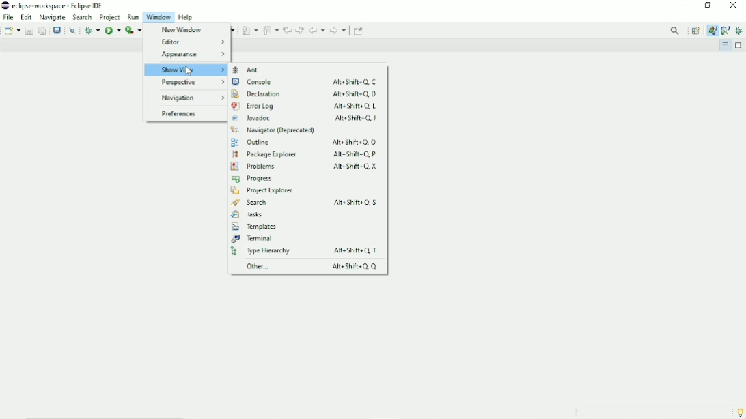 The height and width of the screenshot is (419, 746). I want to click on Package Explorer, so click(307, 154).